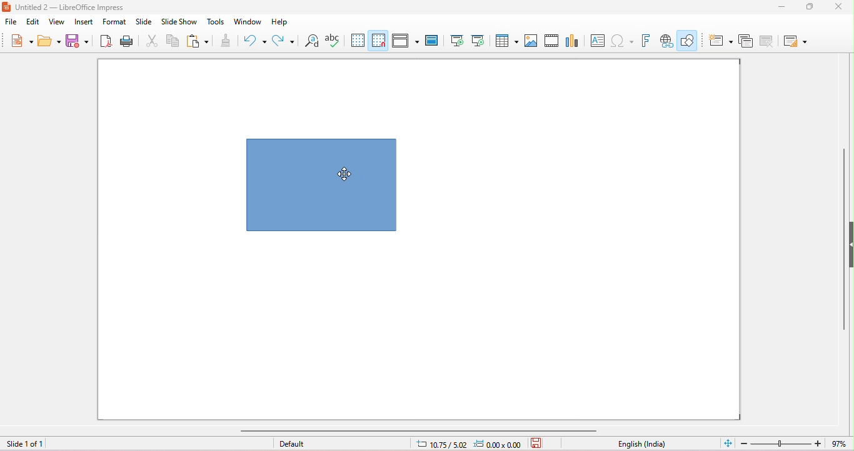 This screenshot has width=854, height=451. I want to click on start from beginning, so click(456, 40).